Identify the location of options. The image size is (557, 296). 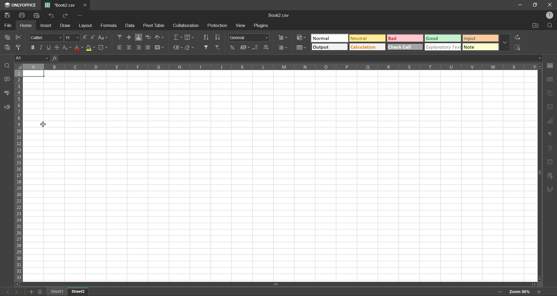
(80, 16).